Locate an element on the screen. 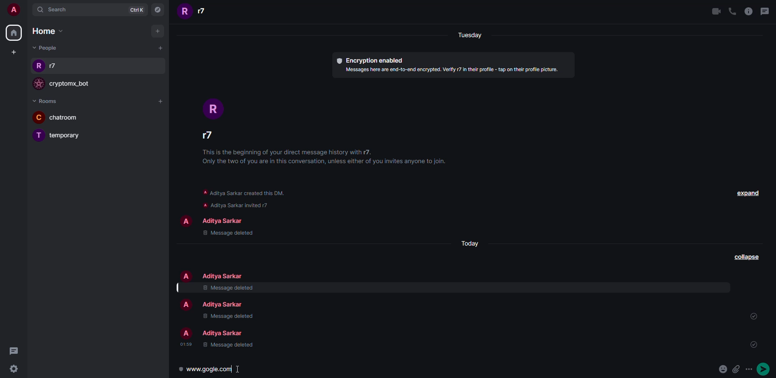 Image resolution: width=776 pixels, height=378 pixels. room is located at coordinates (68, 136).